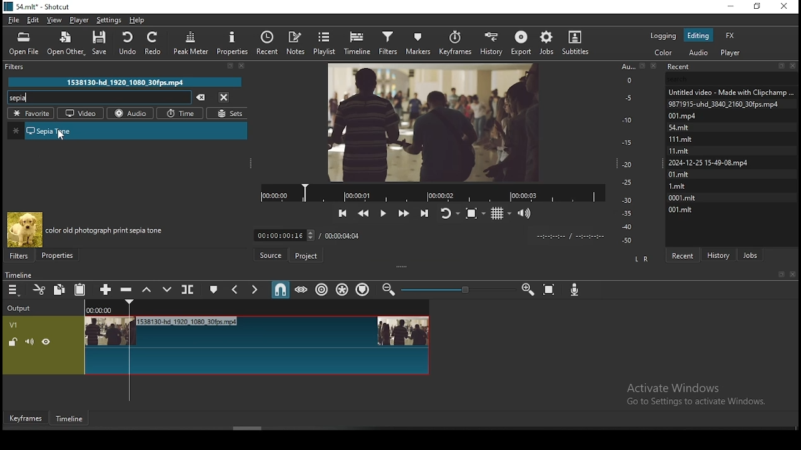 This screenshot has height=450, width=801. What do you see at coordinates (749, 254) in the screenshot?
I see `jobs` at bounding box center [749, 254].